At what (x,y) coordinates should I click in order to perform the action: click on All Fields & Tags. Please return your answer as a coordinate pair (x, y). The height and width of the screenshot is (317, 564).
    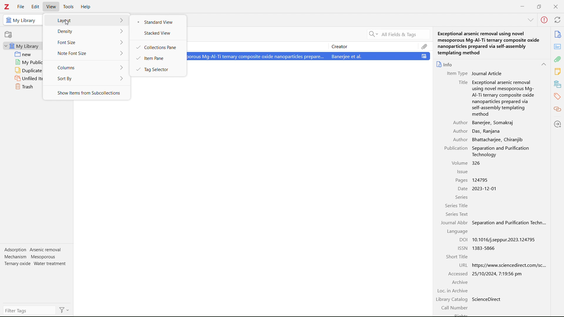
    Looking at the image, I should click on (391, 34).